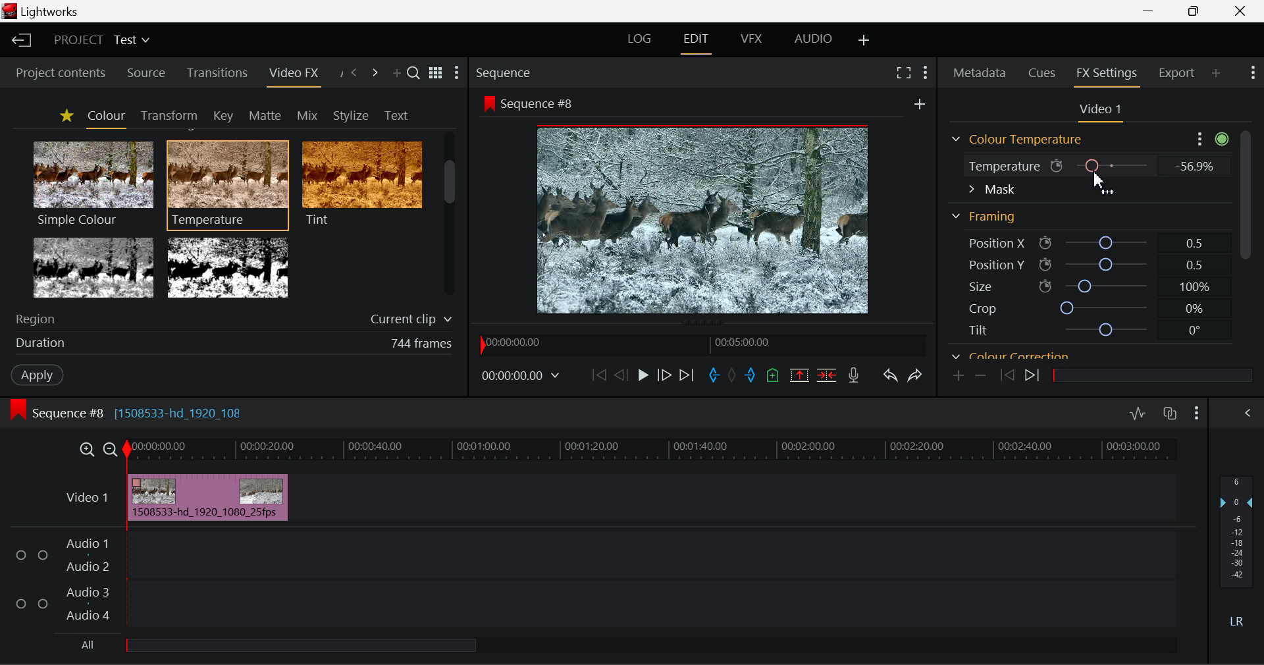  Describe the element at coordinates (450, 217) in the screenshot. I see `Scroll Bar` at that location.